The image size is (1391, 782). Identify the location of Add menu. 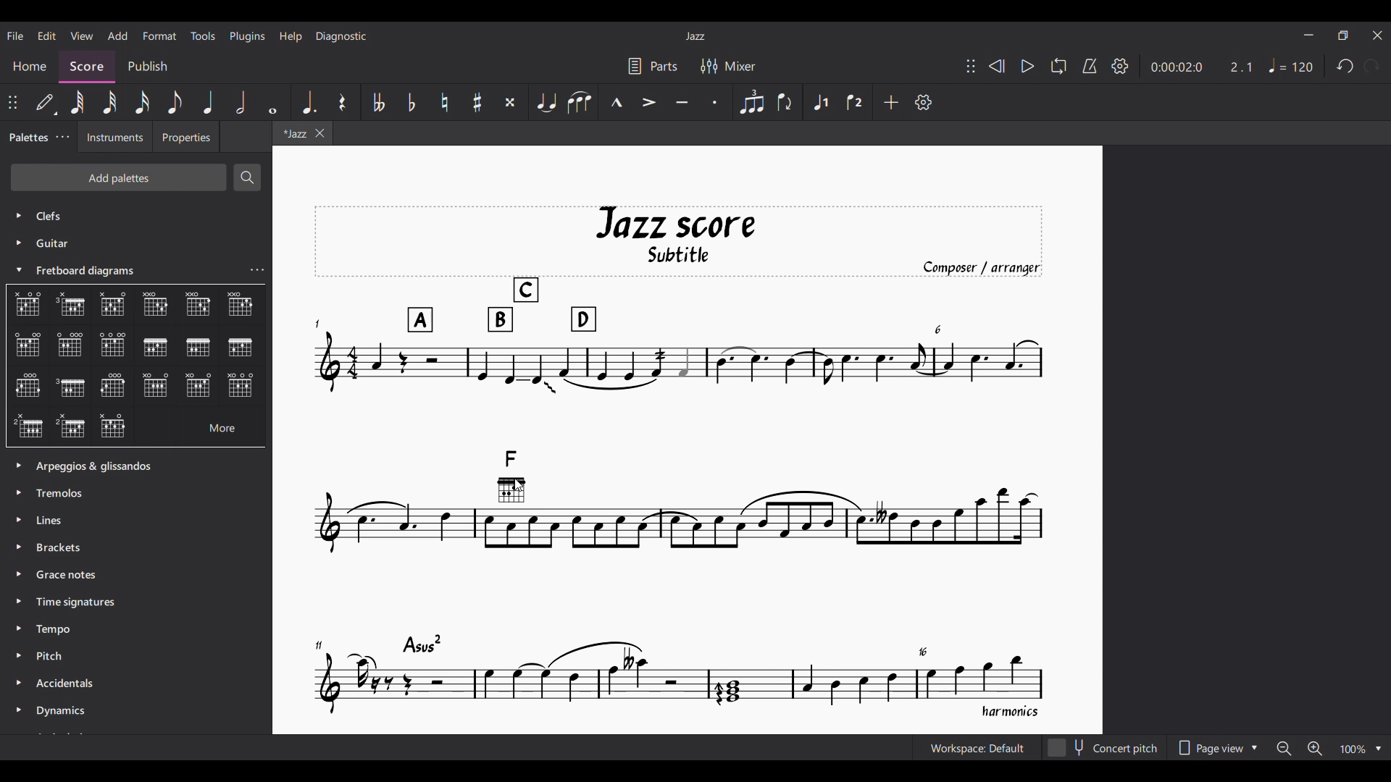
(118, 36).